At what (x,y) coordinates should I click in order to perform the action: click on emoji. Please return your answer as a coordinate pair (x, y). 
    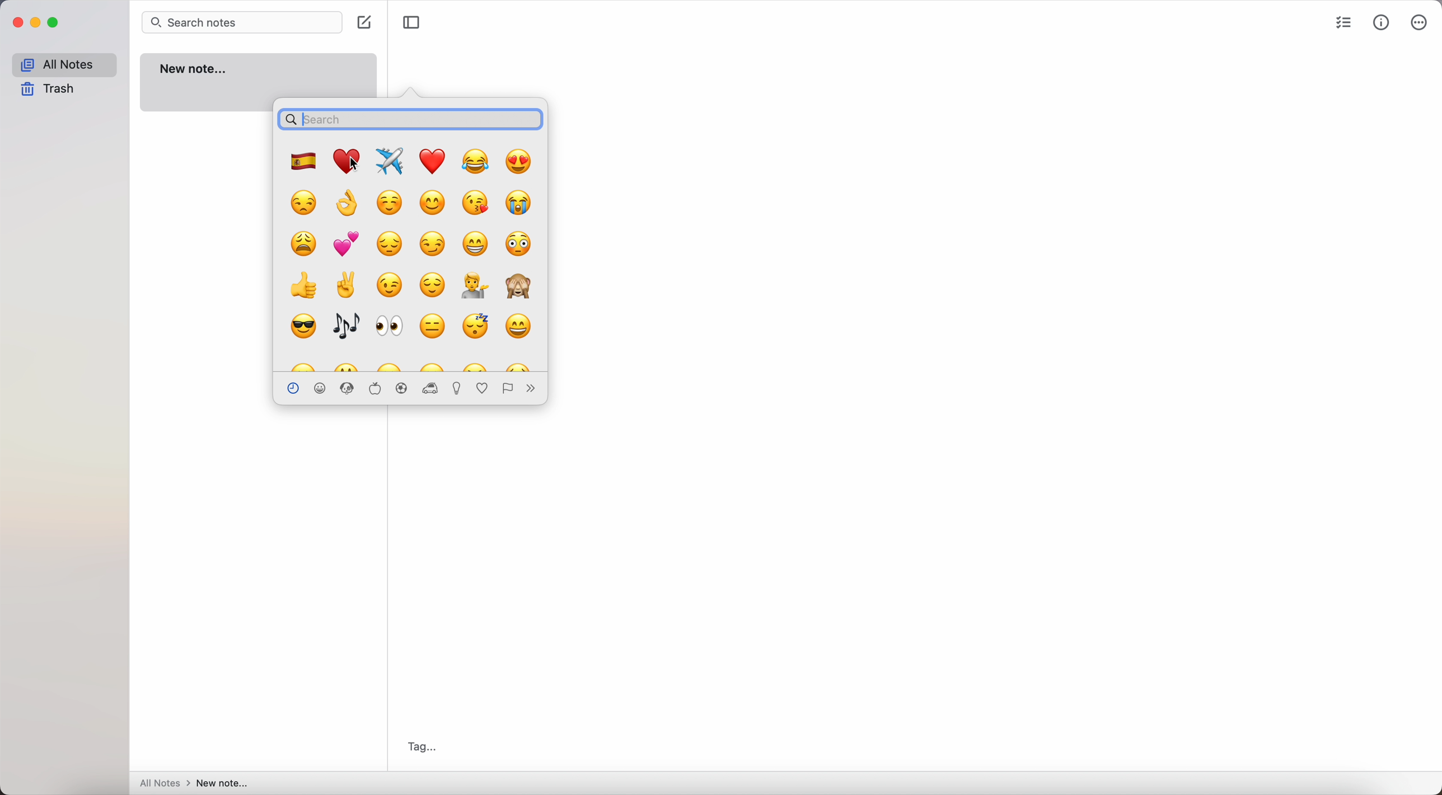
    Looking at the image, I should click on (519, 287).